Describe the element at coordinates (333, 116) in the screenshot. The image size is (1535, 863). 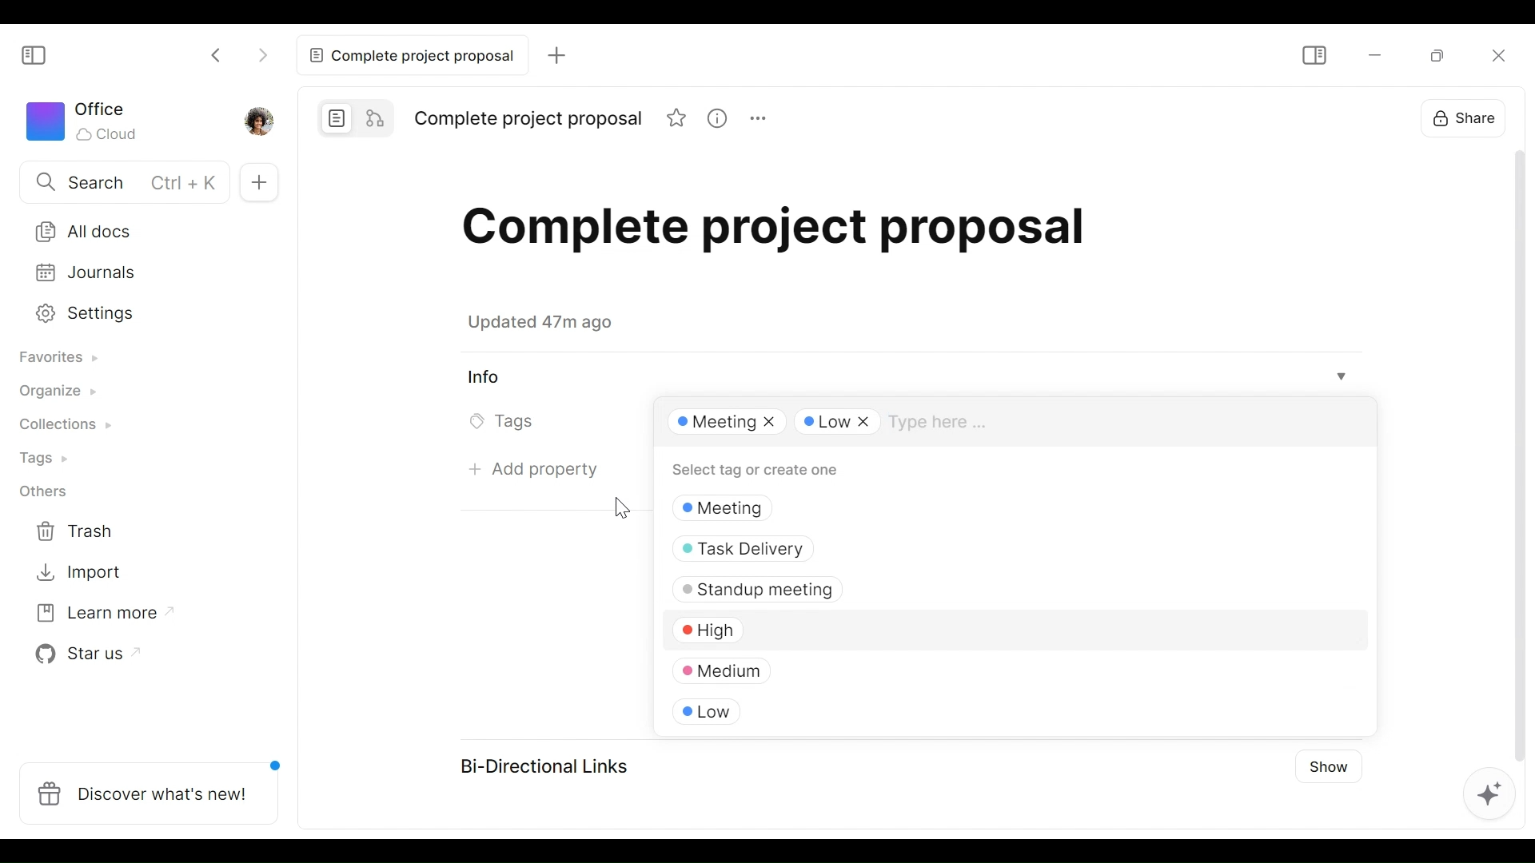
I see `Page mode` at that location.